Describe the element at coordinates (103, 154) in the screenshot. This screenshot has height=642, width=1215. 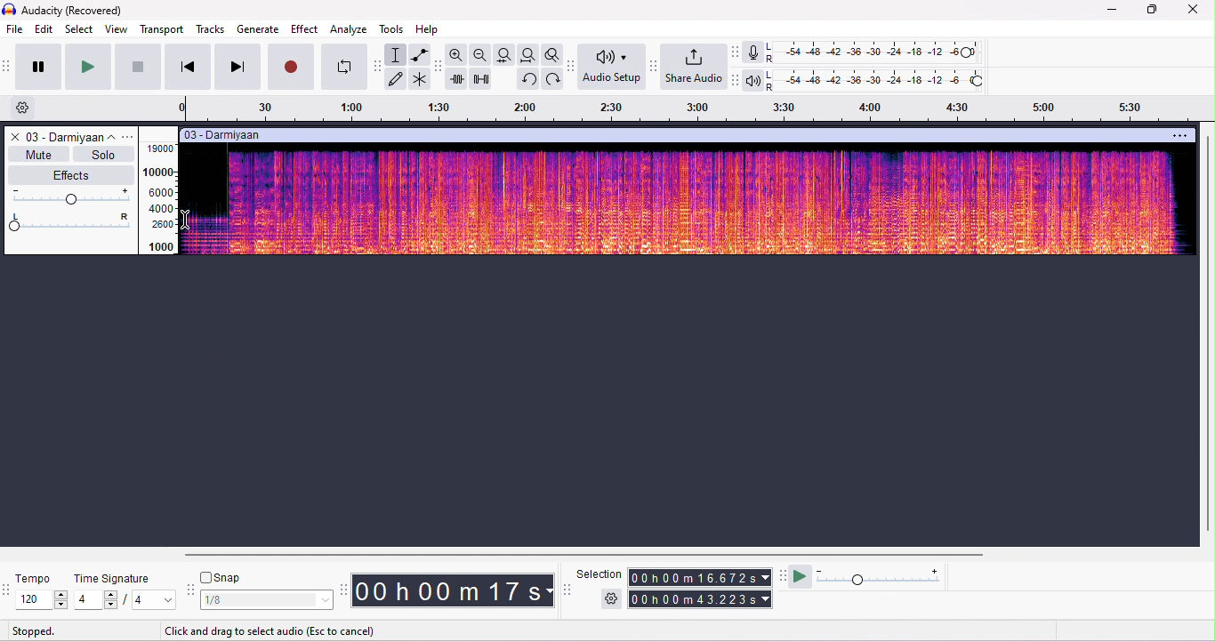
I see `solo` at that location.